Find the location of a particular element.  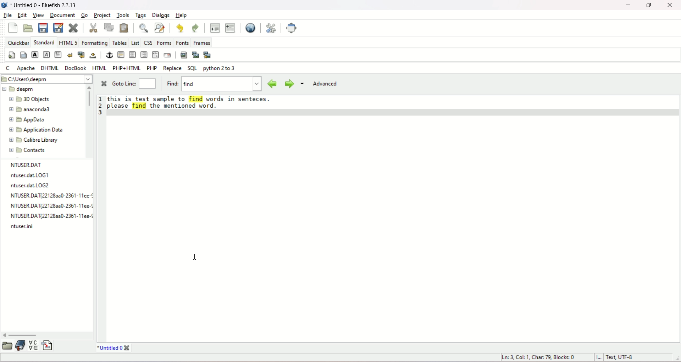

redo is located at coordinates (196, 27).